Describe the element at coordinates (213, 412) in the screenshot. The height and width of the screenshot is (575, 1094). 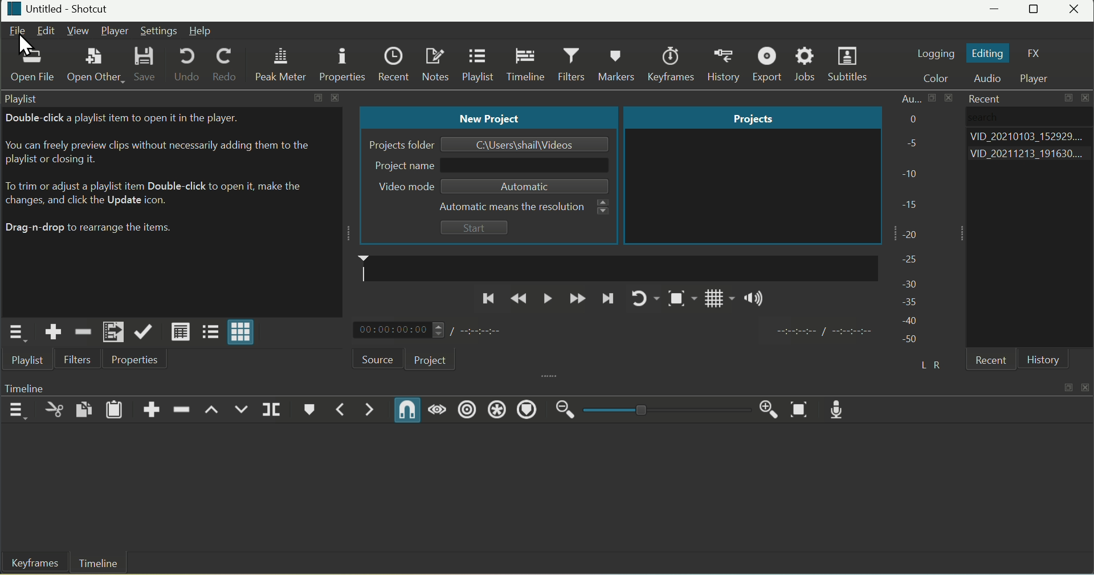
I see `Lift` at that location.